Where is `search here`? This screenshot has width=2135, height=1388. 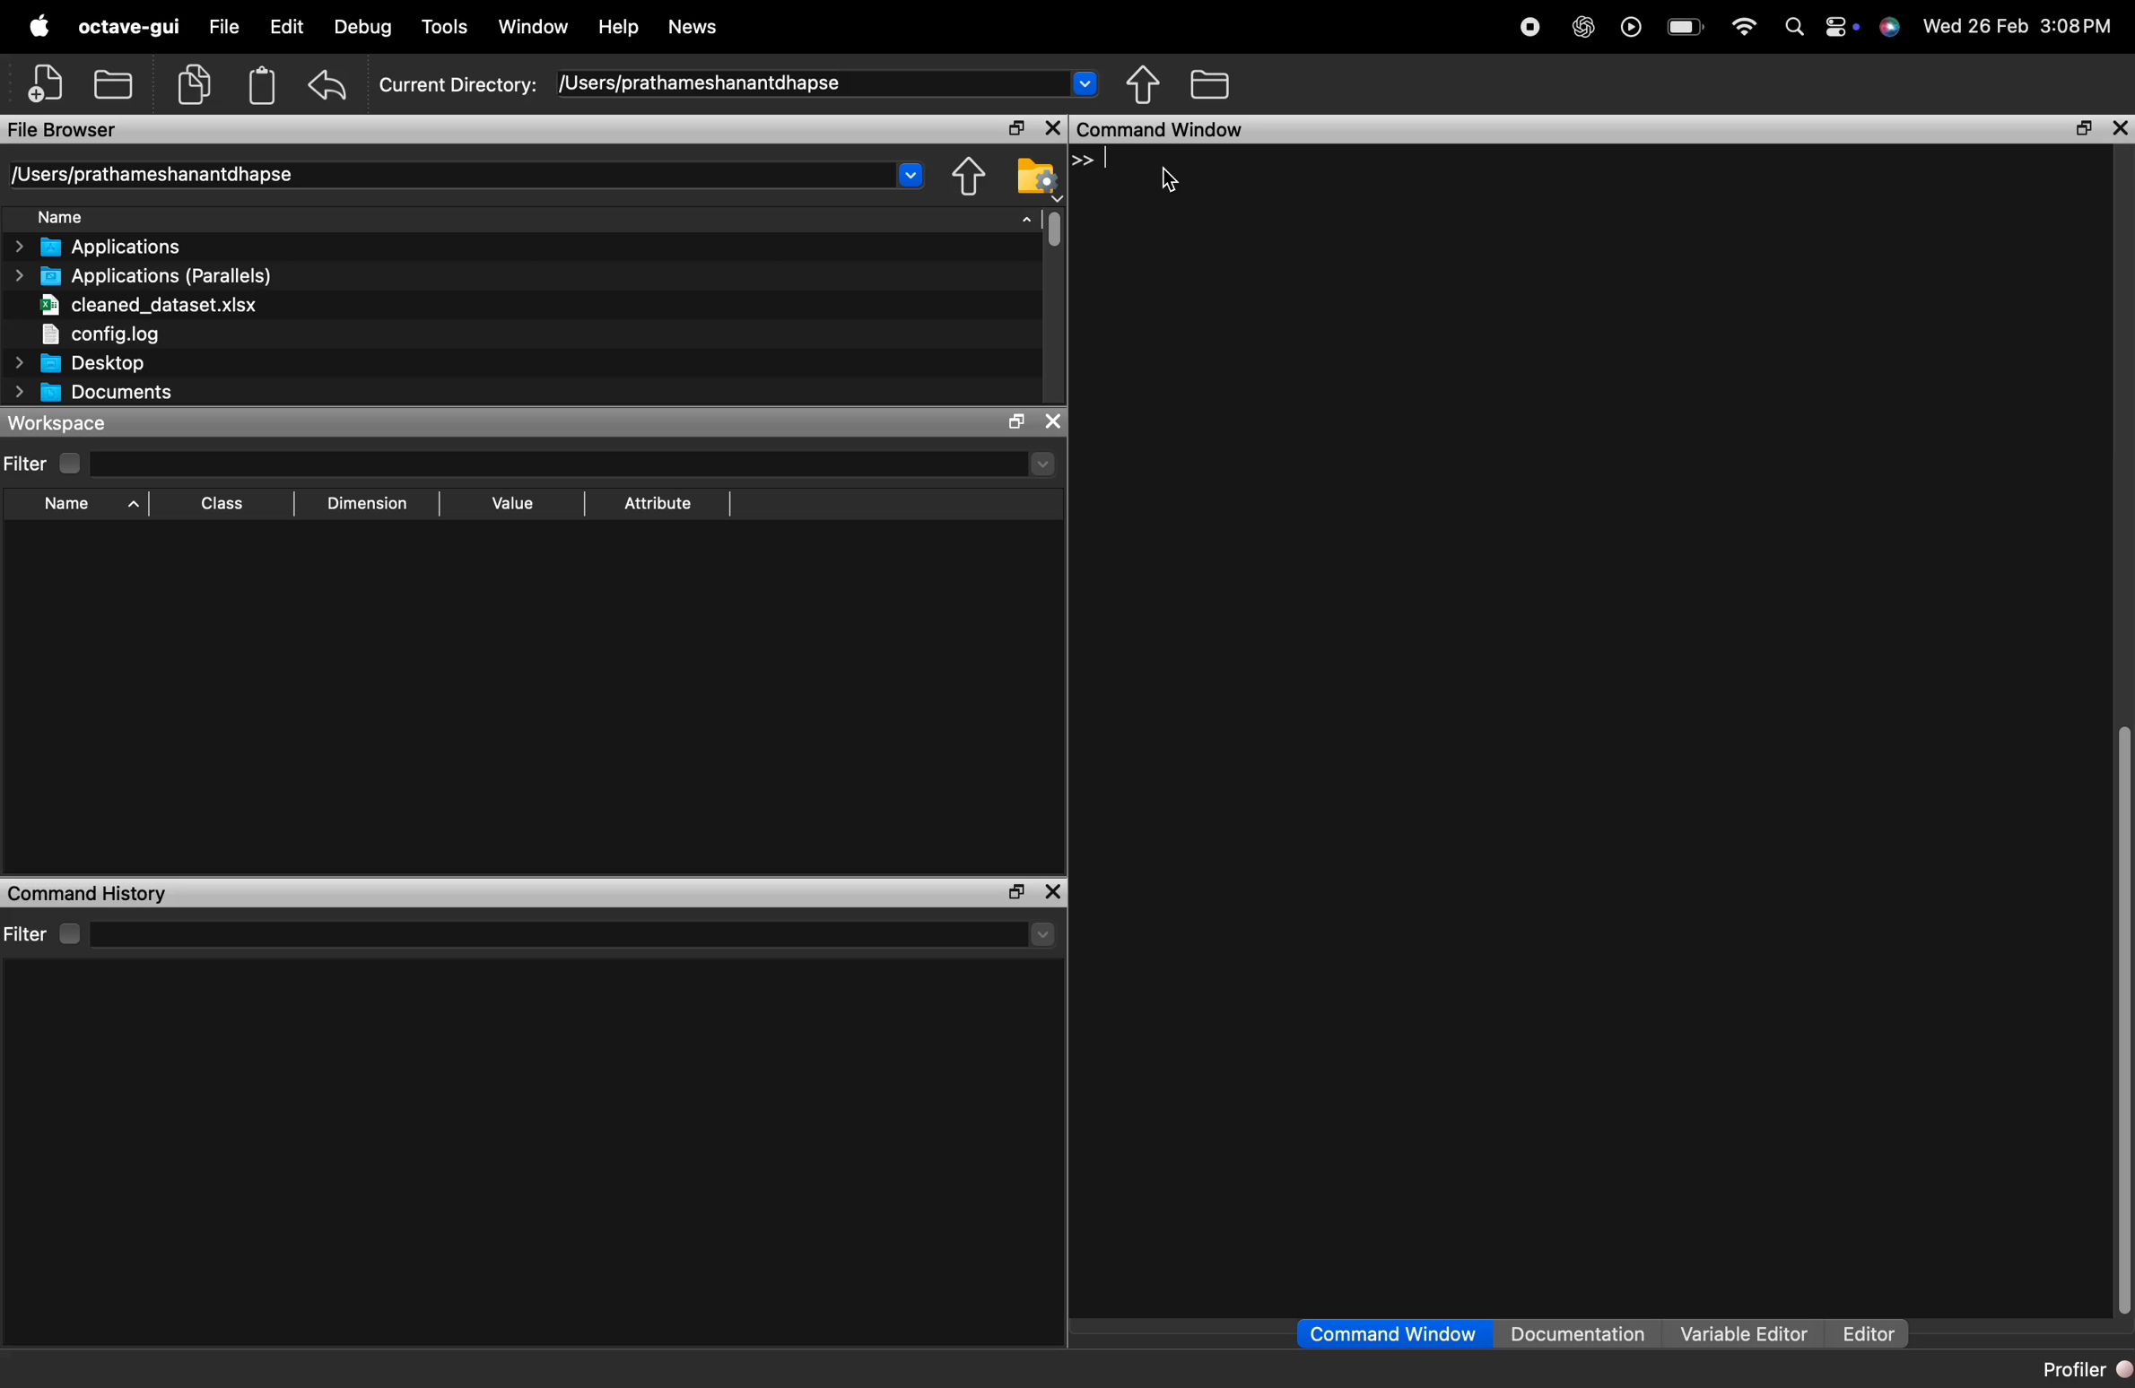 search here is located at coordinates (573, 935).